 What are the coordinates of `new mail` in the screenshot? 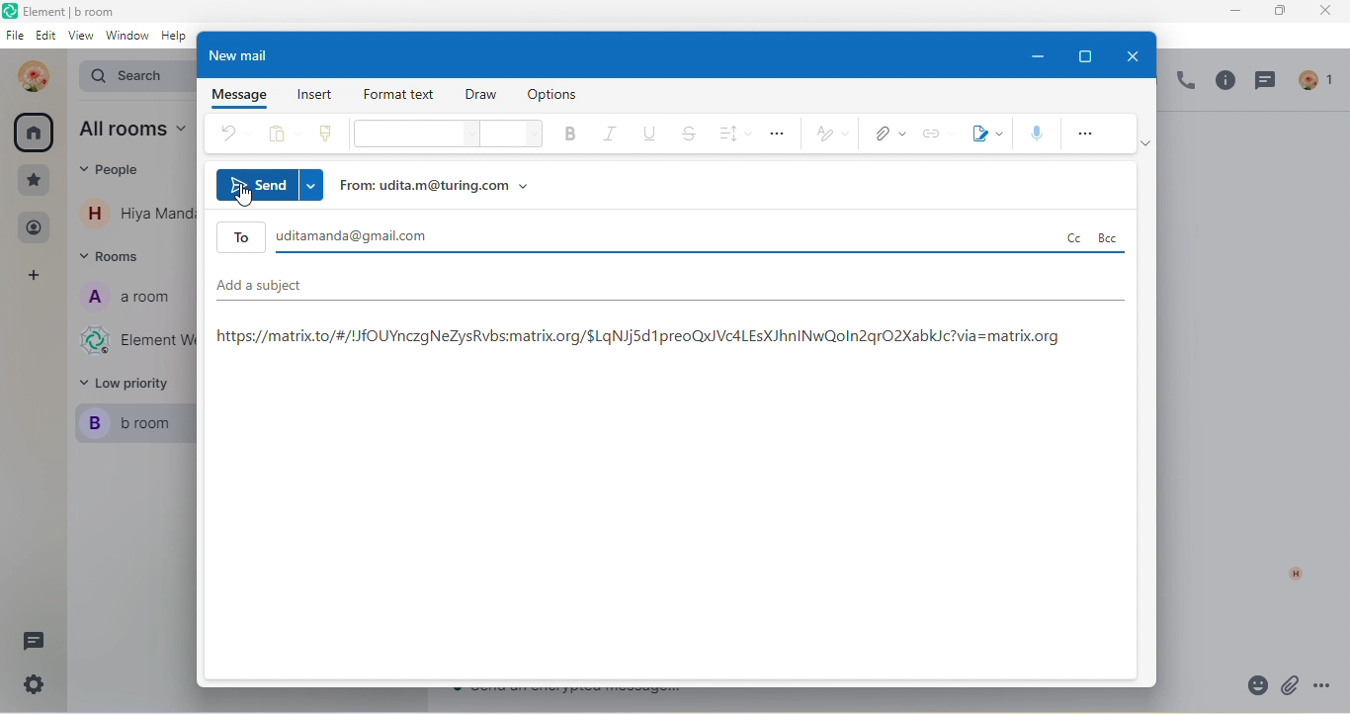 It's located at (249, 54).